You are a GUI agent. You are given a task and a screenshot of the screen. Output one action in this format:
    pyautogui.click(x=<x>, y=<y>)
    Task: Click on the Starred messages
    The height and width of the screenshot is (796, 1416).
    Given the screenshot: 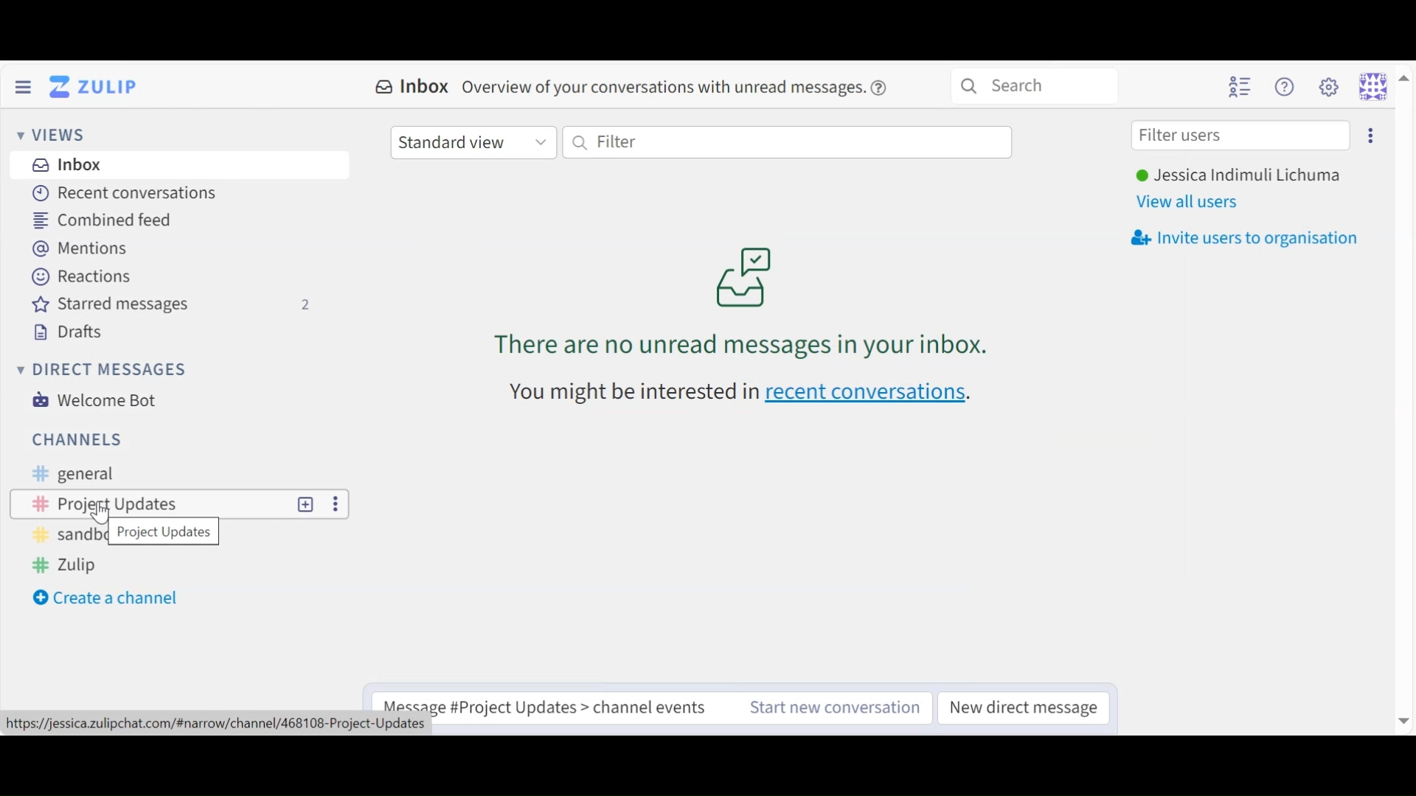 What is the action you would take?
    pyautogui.click(x=171, y=304)
    